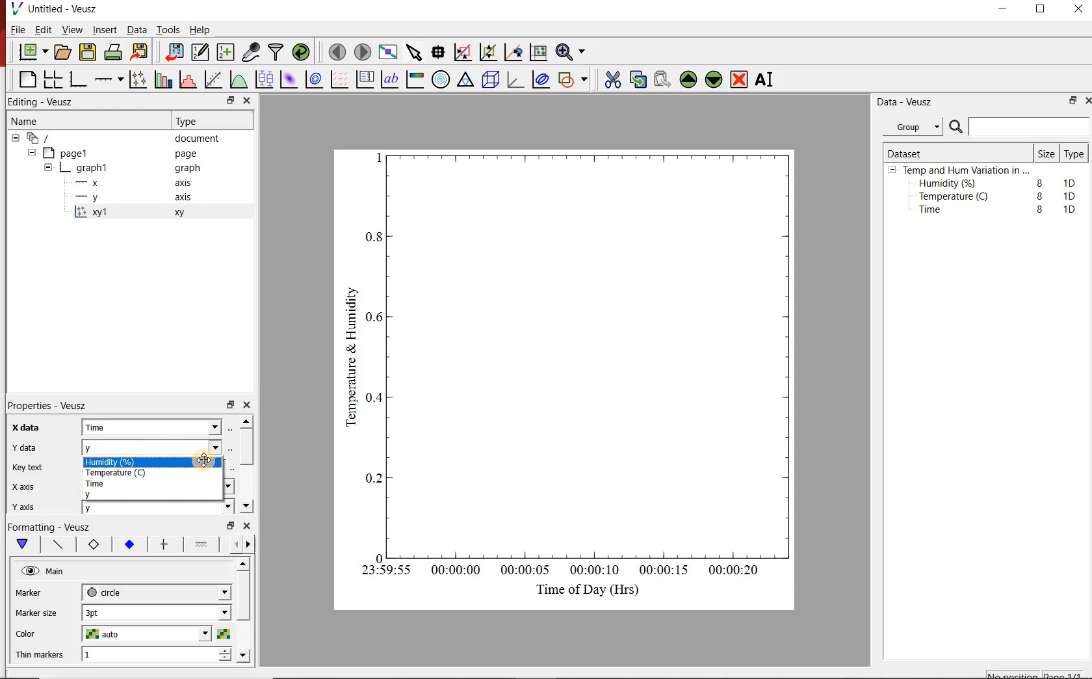 The height and width of the screenshot is (679, 1092). What do you see at coordinates (201, 139) in the screenshot?
I see `document` at bounding box center [201, 139].